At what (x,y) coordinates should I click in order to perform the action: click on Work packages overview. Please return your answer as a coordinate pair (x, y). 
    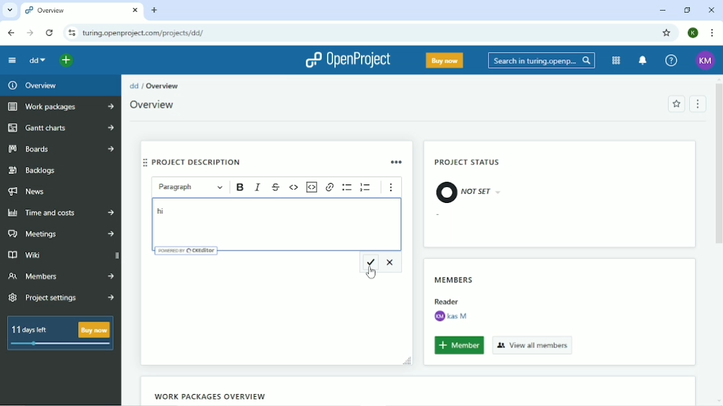
    Looking at the image, I should click on (207, 396).